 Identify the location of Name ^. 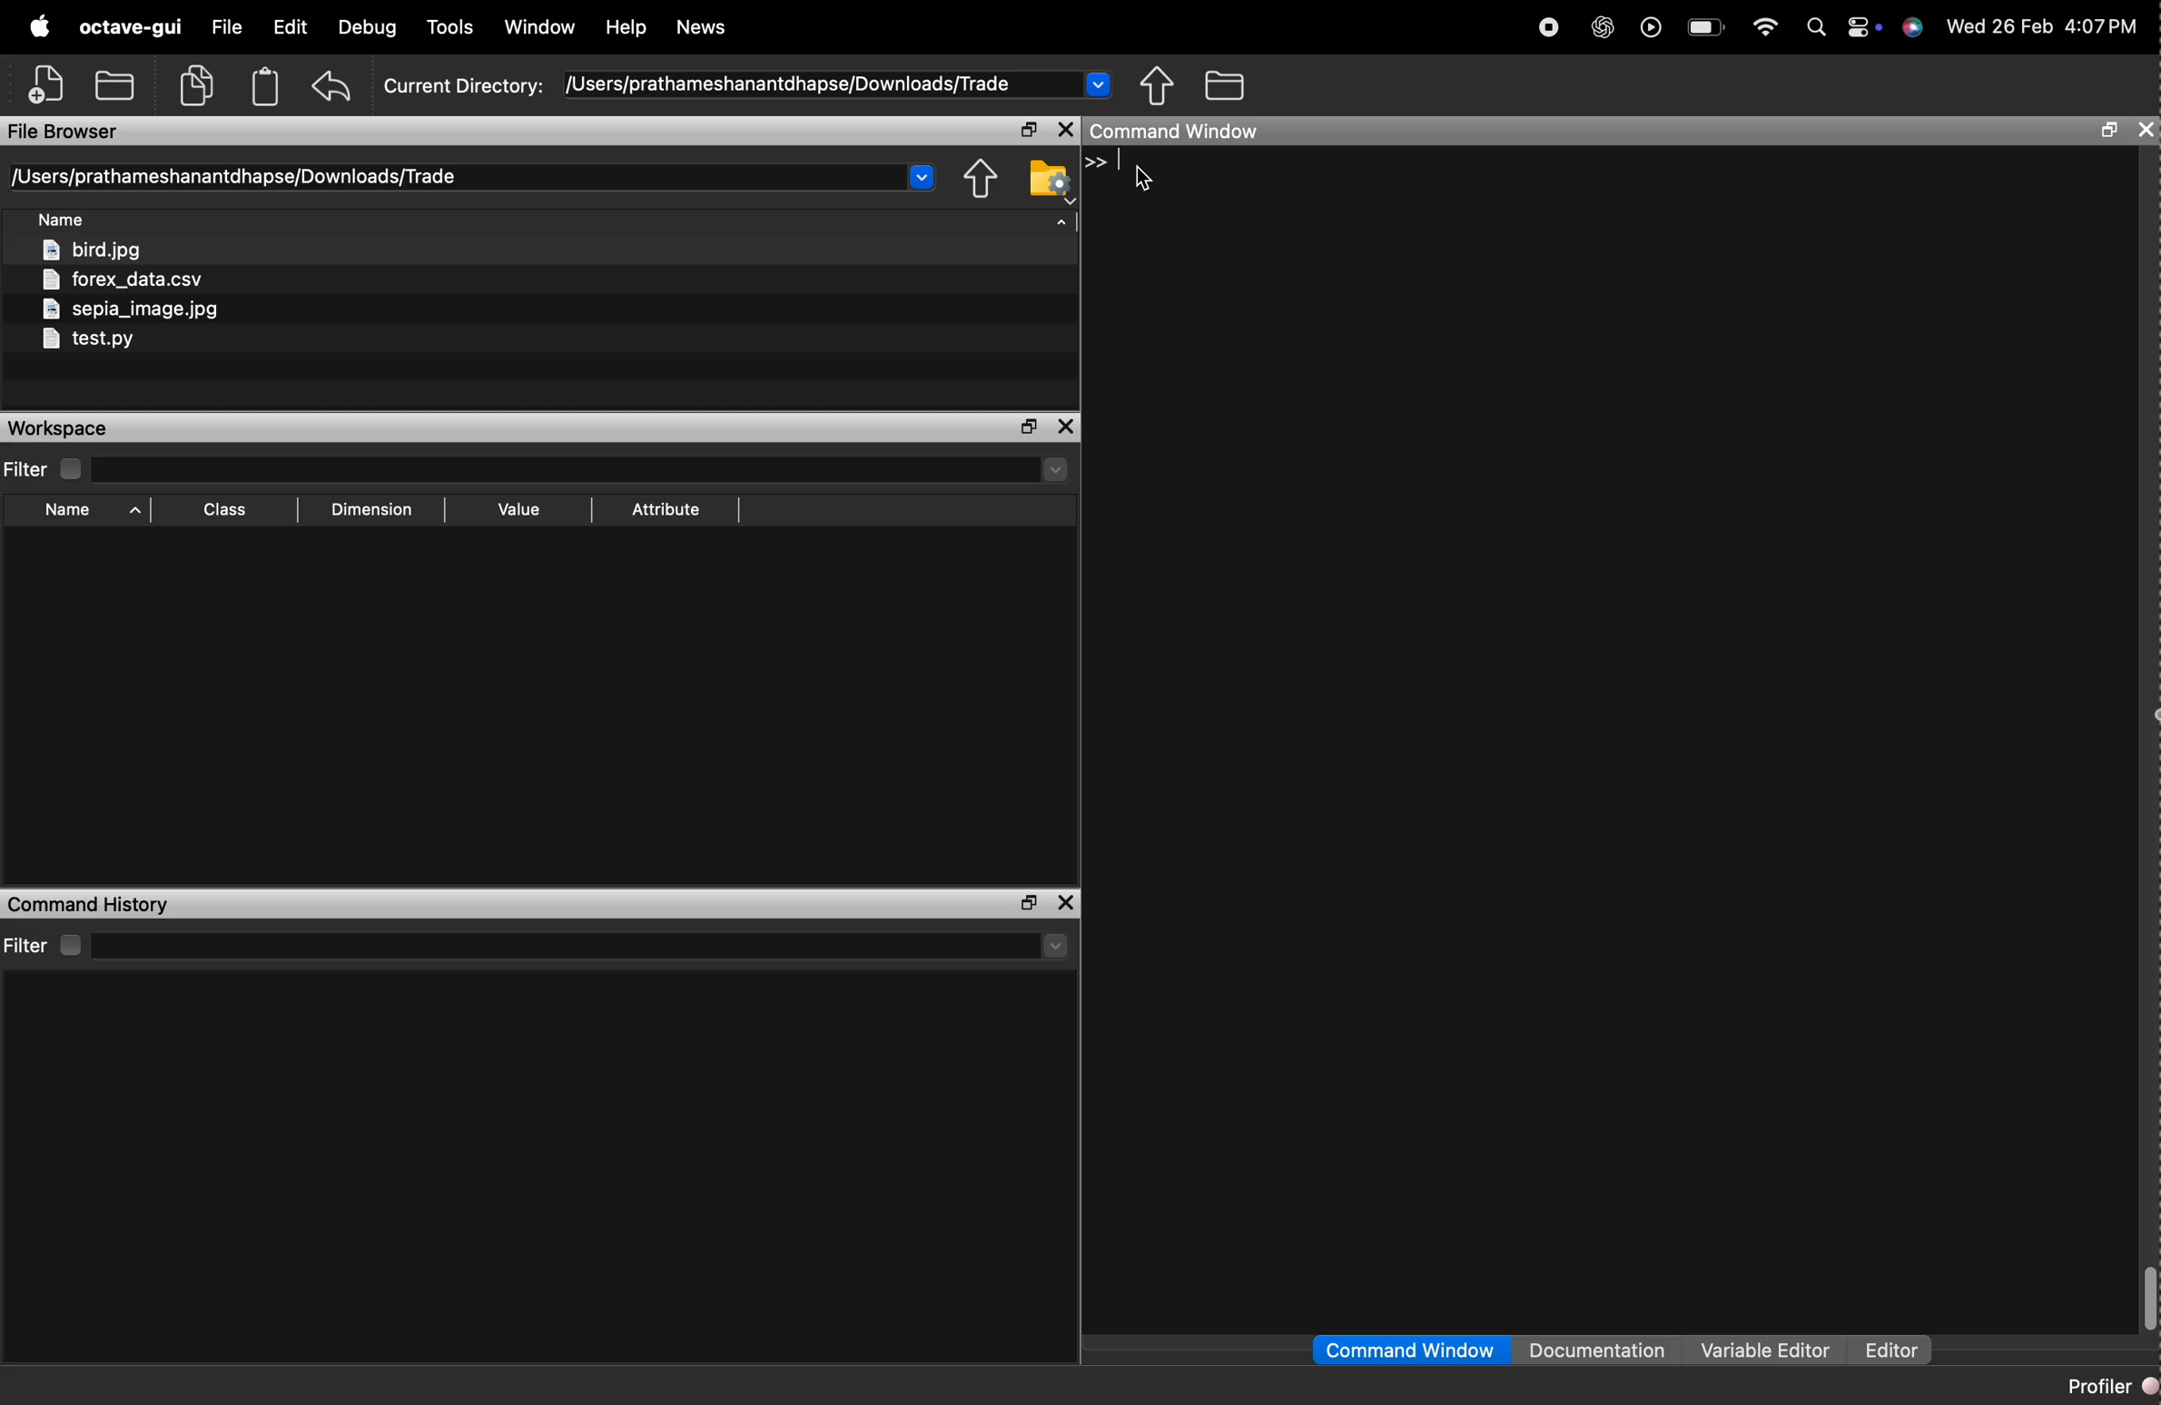
(96, 510).